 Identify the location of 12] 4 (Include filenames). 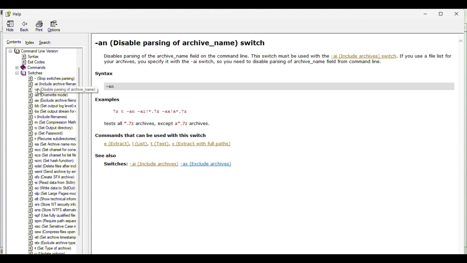
(49, 117).